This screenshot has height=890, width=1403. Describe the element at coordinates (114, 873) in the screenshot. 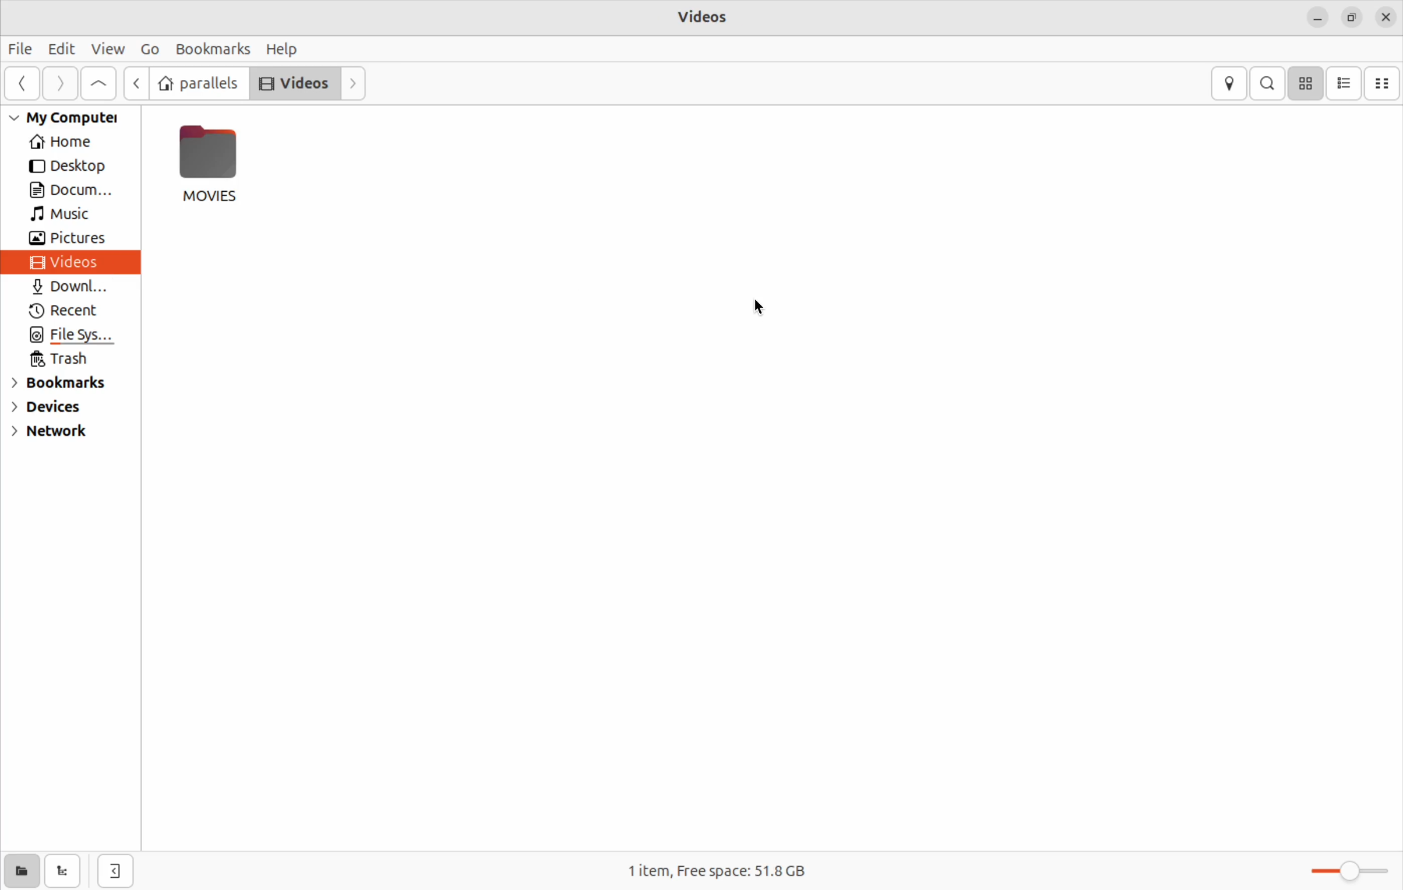

I see `close side bar` at that location.